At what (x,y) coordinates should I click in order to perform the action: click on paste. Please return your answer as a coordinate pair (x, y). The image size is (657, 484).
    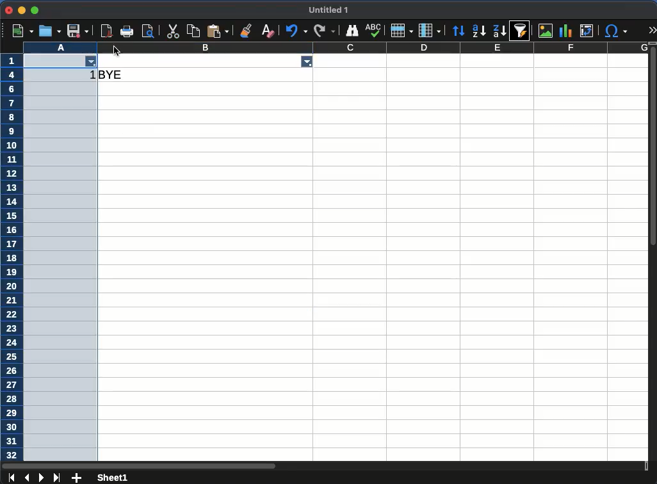
    Looking at the image, I should click on (218, 31).